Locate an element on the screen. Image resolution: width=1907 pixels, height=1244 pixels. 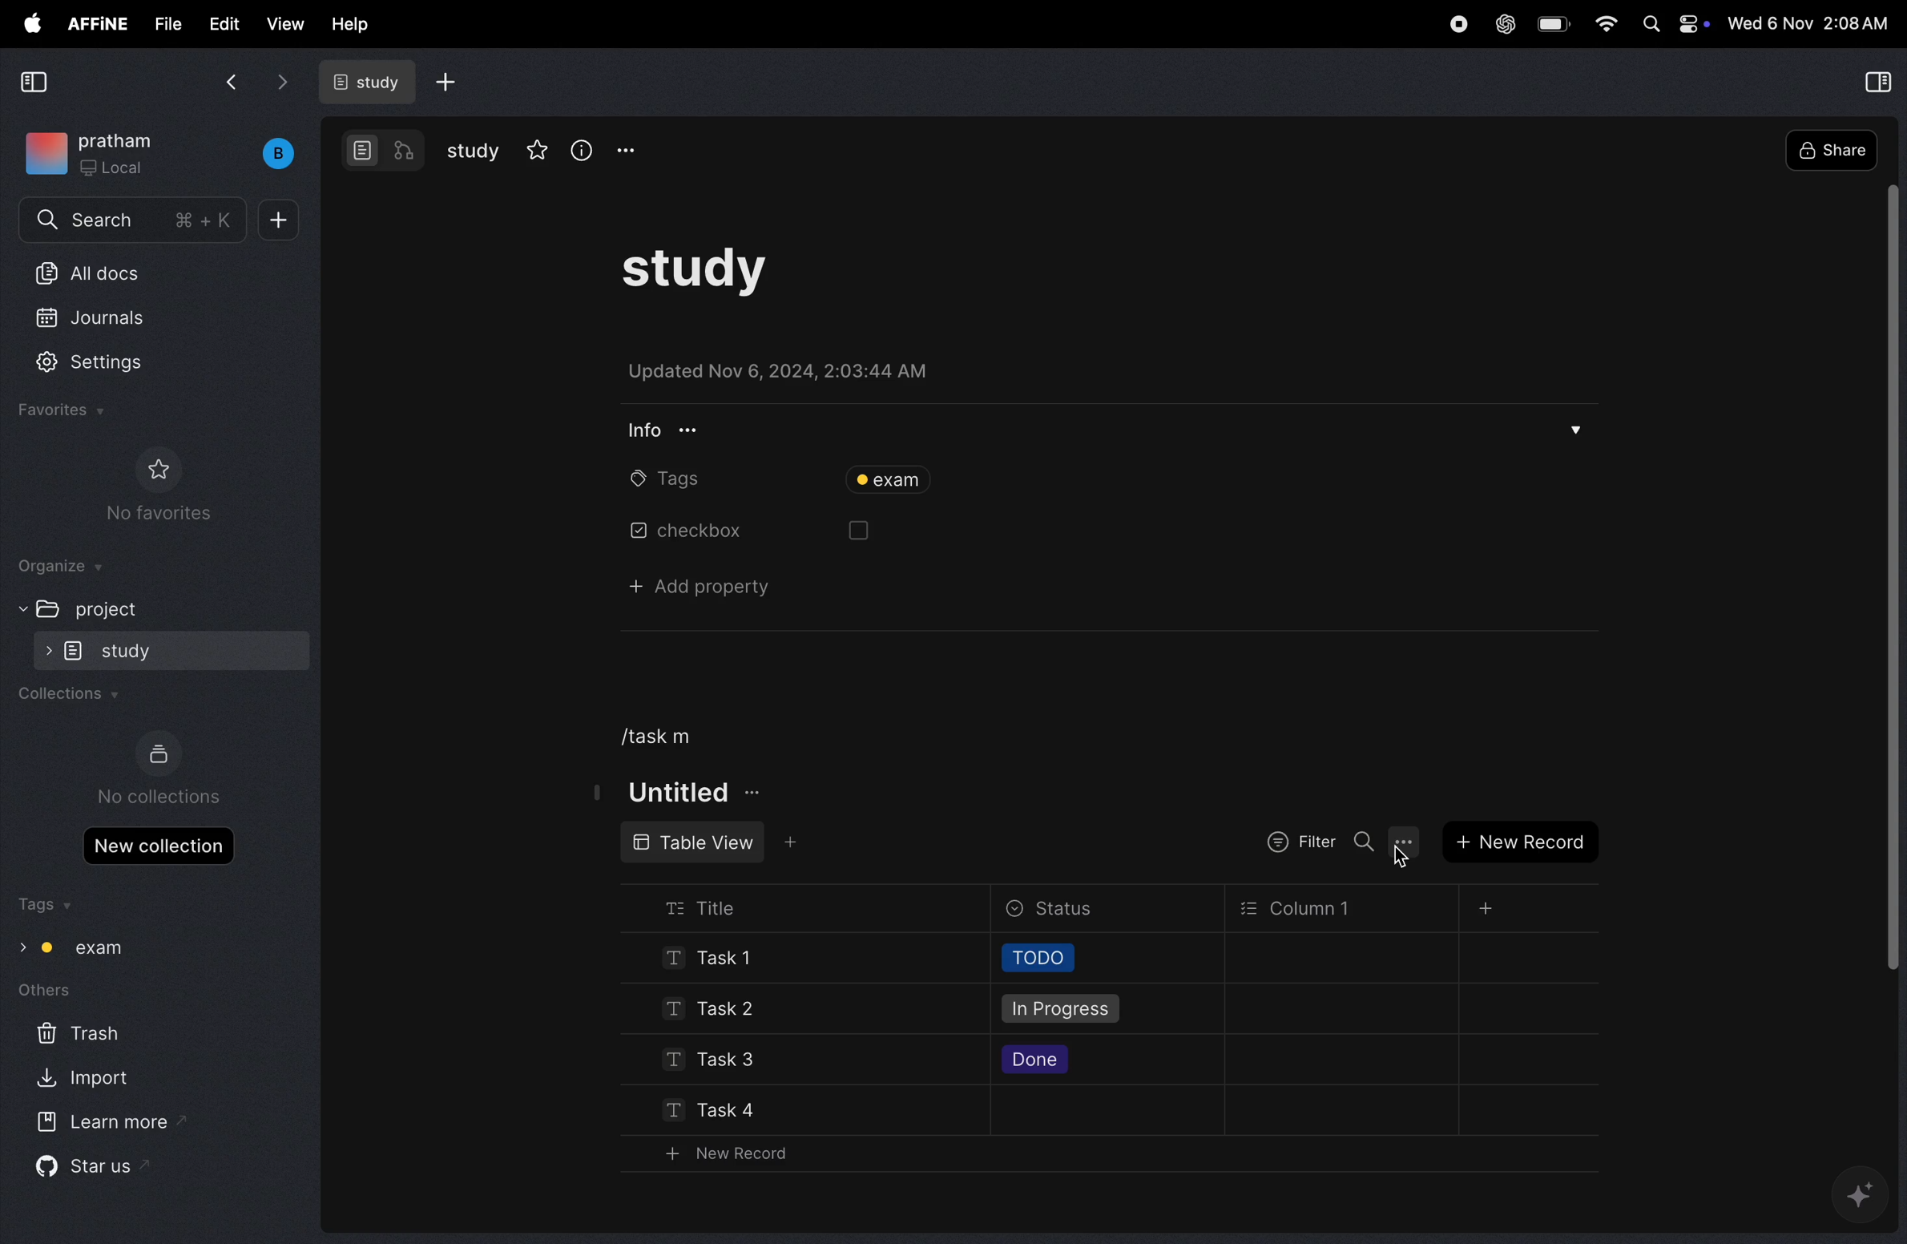
study task is located at coordinates (720, 270).